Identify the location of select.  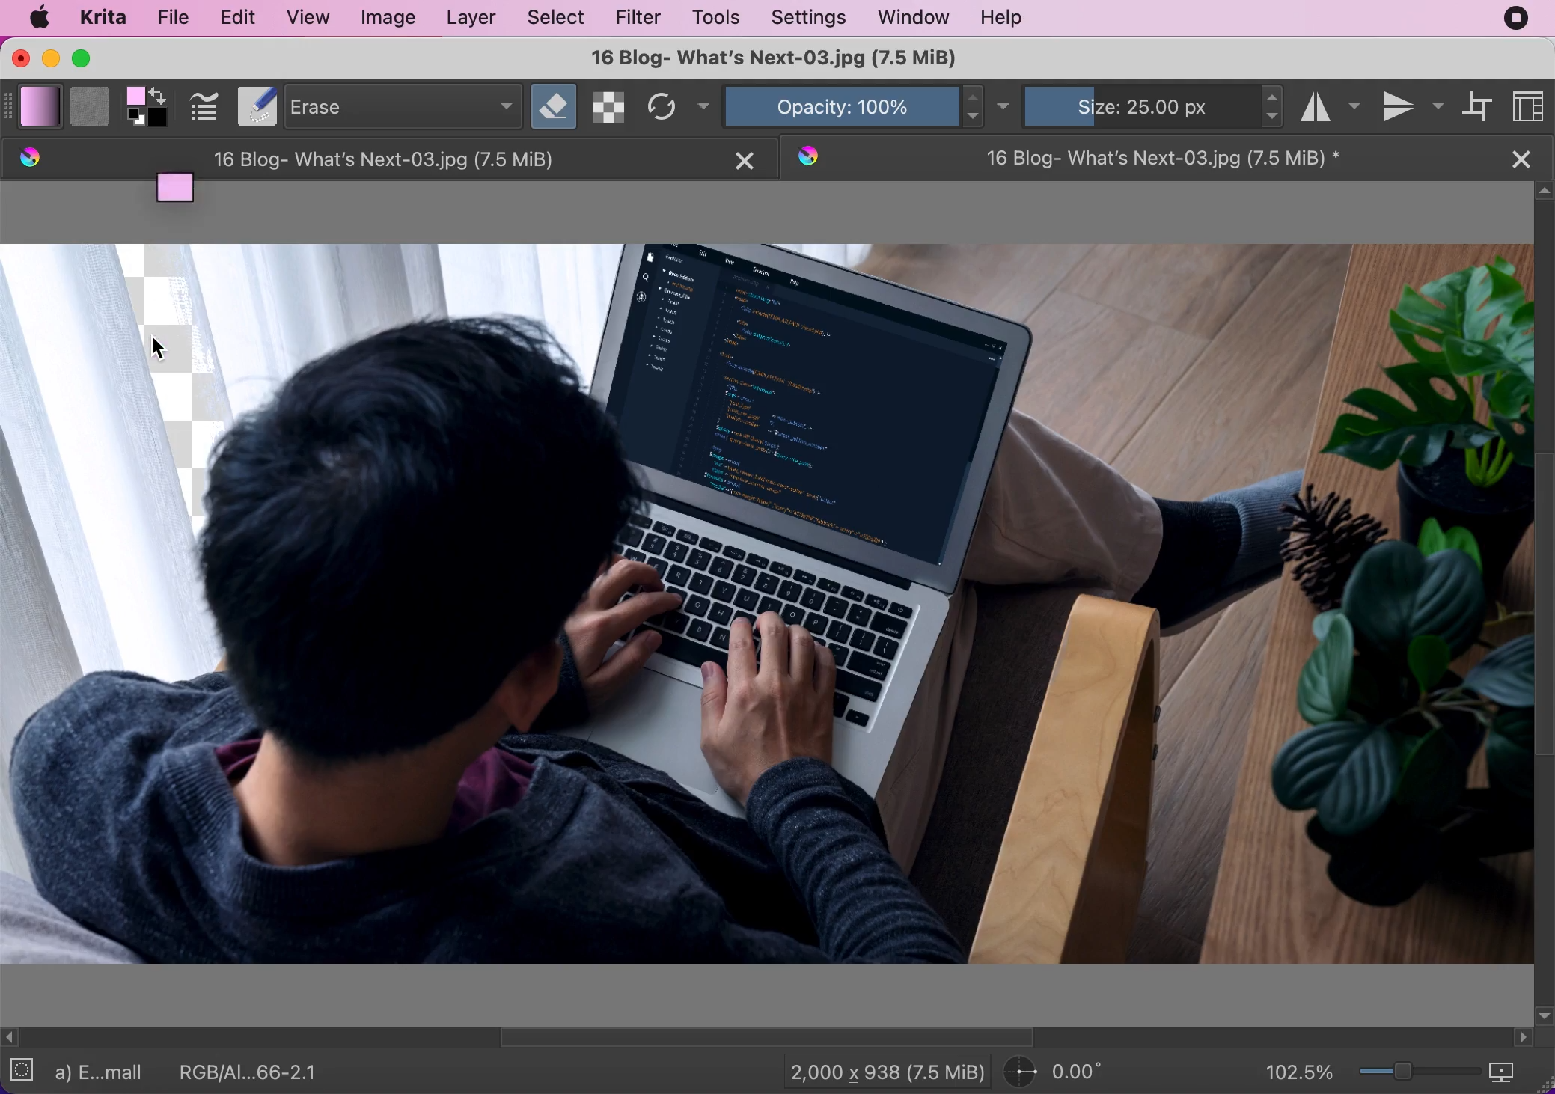
(560, 18).